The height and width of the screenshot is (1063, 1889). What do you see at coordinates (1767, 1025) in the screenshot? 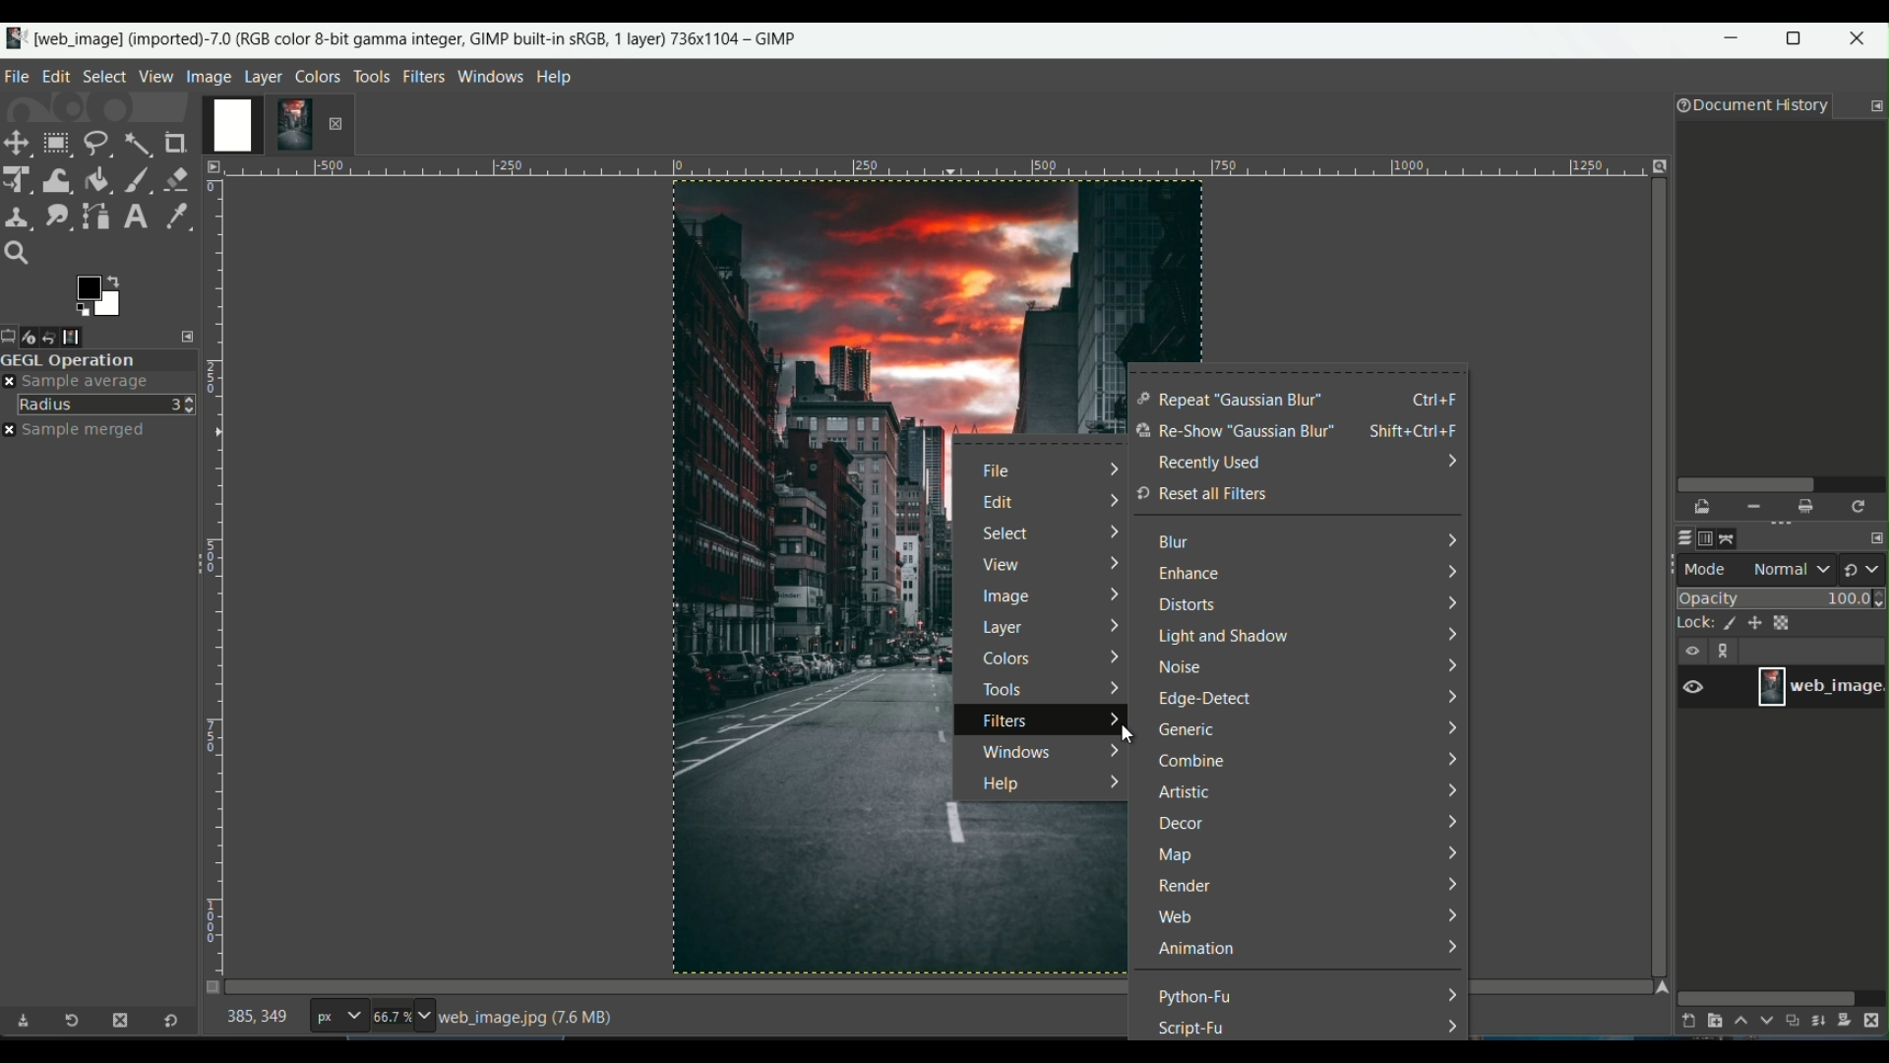
I see `lower layer` at bounding box center [1767, 1025].